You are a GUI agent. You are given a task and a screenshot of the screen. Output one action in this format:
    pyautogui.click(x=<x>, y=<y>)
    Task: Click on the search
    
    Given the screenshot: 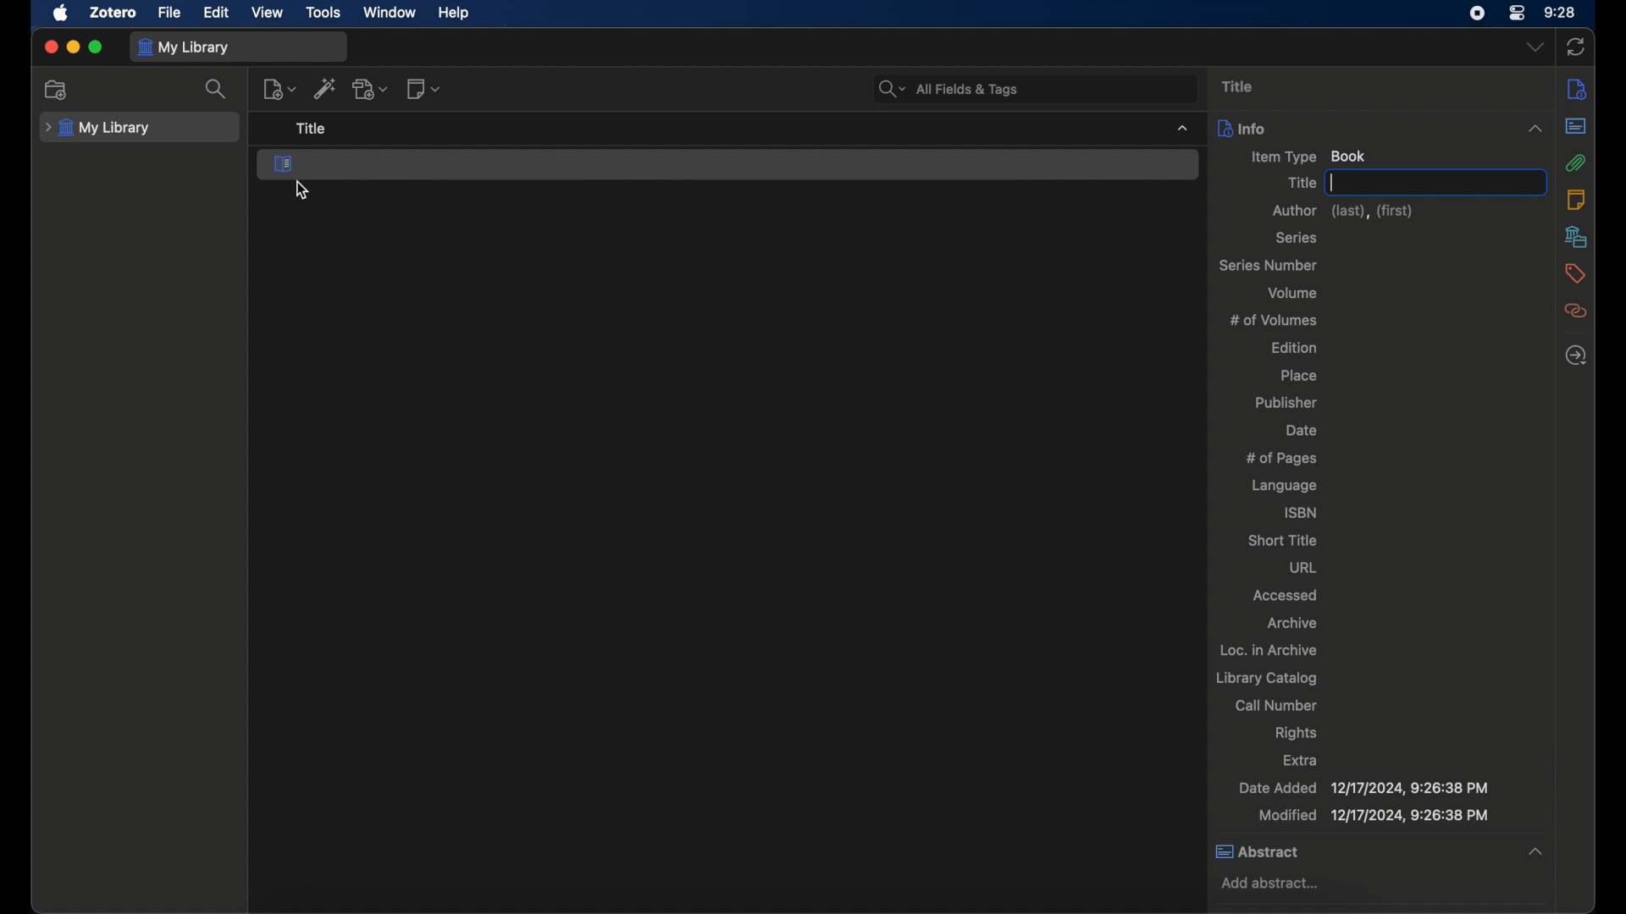 What is the action you would take?
    pyautogui.click(x=218, y=88)
    